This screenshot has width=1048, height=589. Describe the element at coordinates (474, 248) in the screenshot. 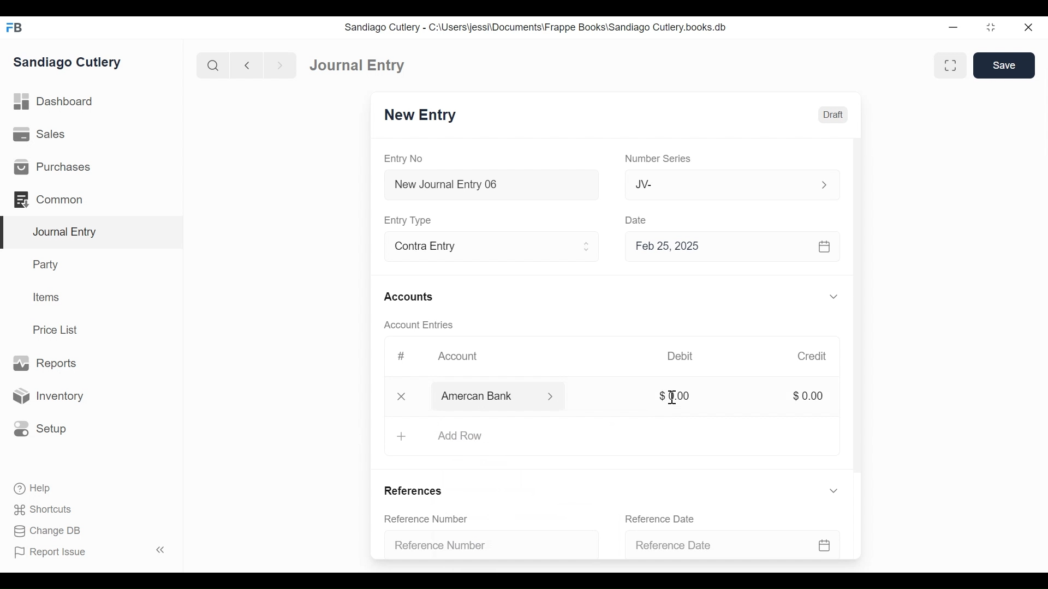

I see `Contra Entry` at that location.